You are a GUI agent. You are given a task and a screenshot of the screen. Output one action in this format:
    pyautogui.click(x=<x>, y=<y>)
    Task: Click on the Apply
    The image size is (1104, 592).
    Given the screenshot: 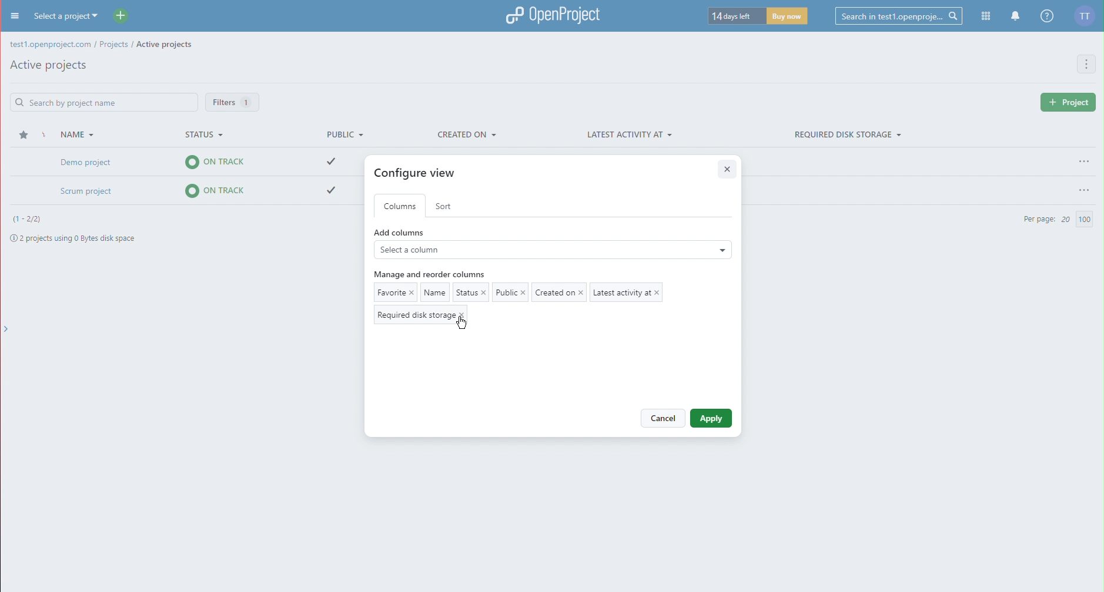 What is the action you would take?
    pyautogui.click(x=711, y=418)
    